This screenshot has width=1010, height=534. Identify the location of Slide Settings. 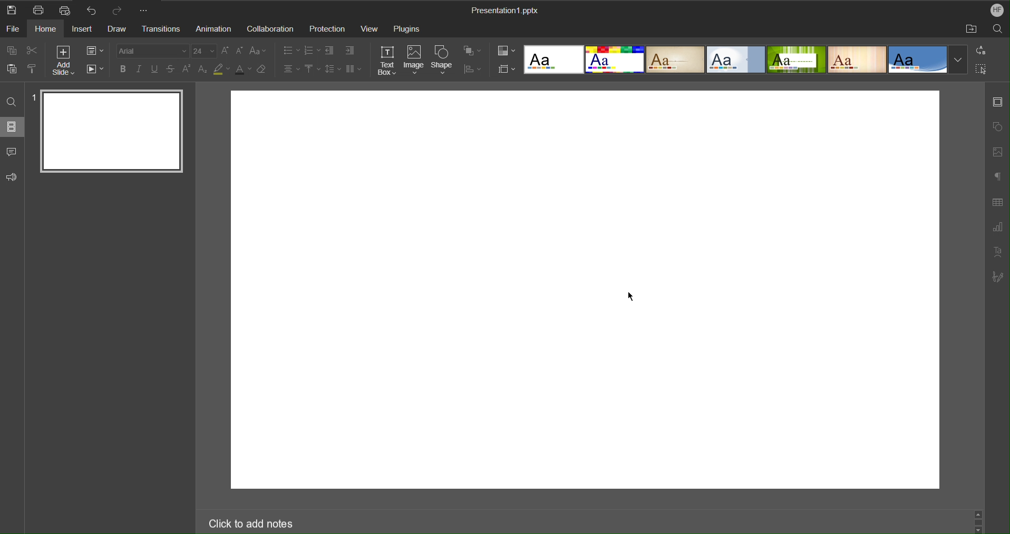
(94, 51).